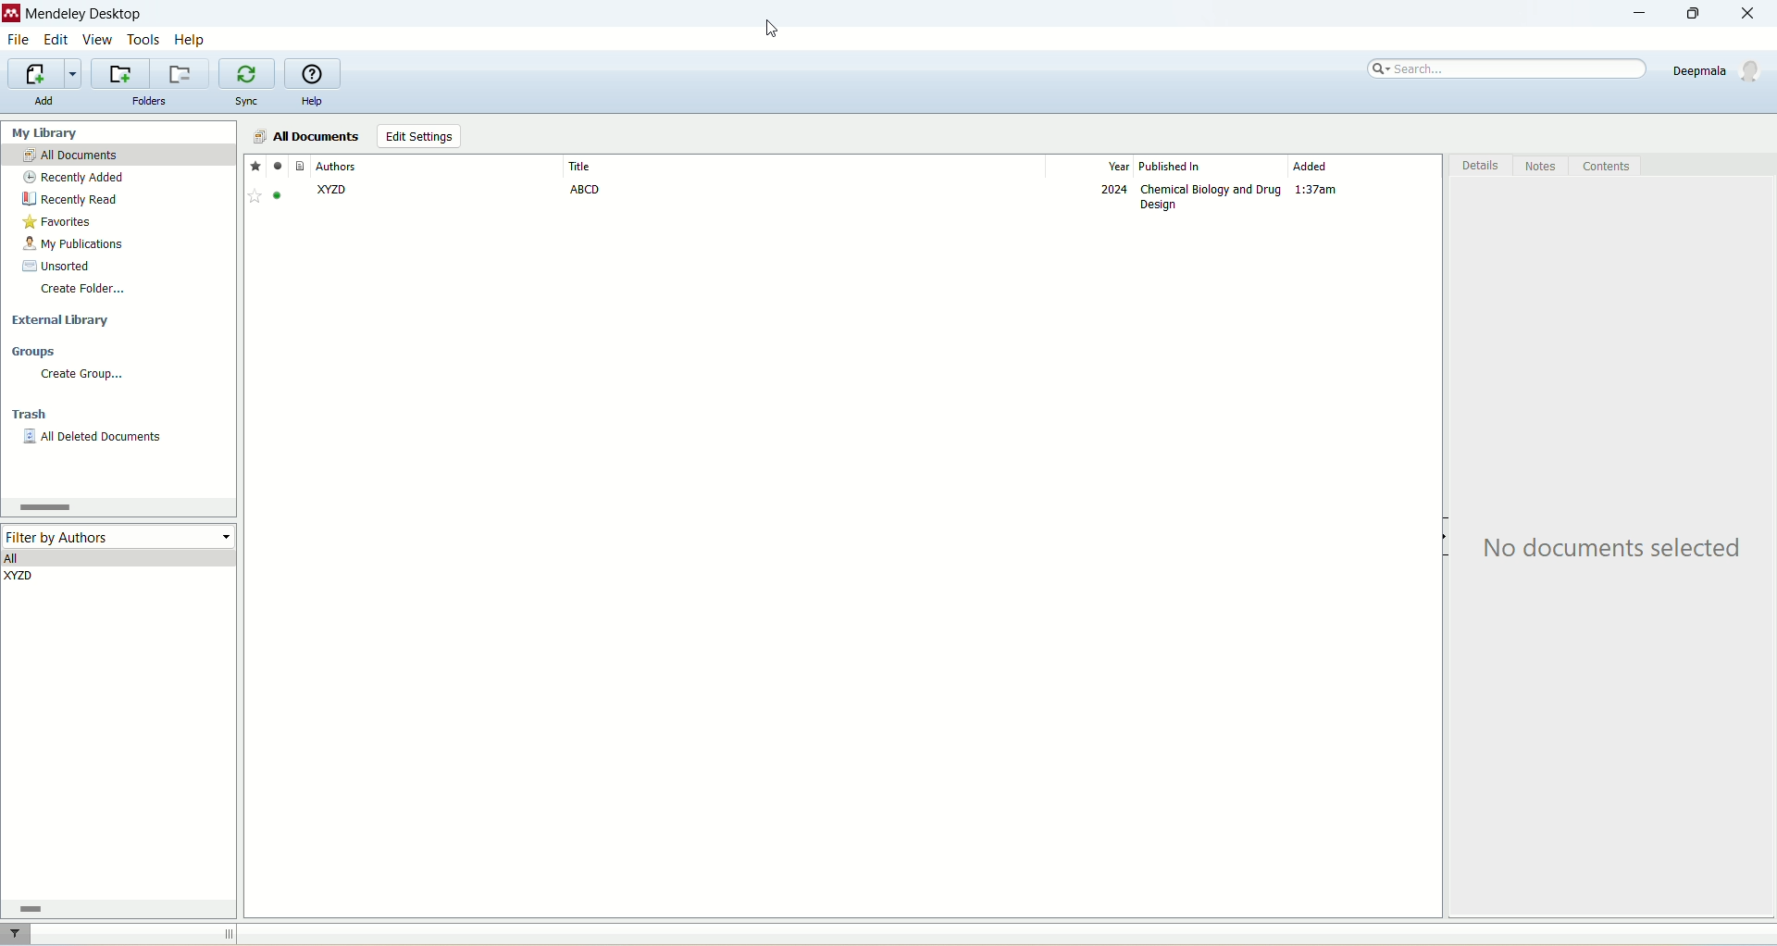 Image resolution: width=1777 pixels, height=946 pixels. Describe the element at coordinates (81, 16) in the screenshot. I see `mendeley desktop` at that location.